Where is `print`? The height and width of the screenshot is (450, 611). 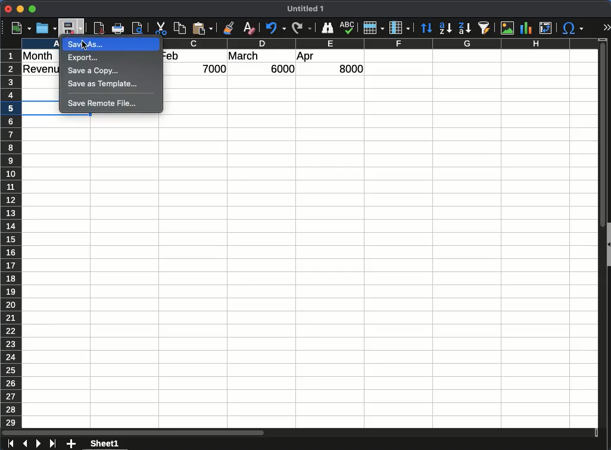
print is located at coordinates (119, 29).